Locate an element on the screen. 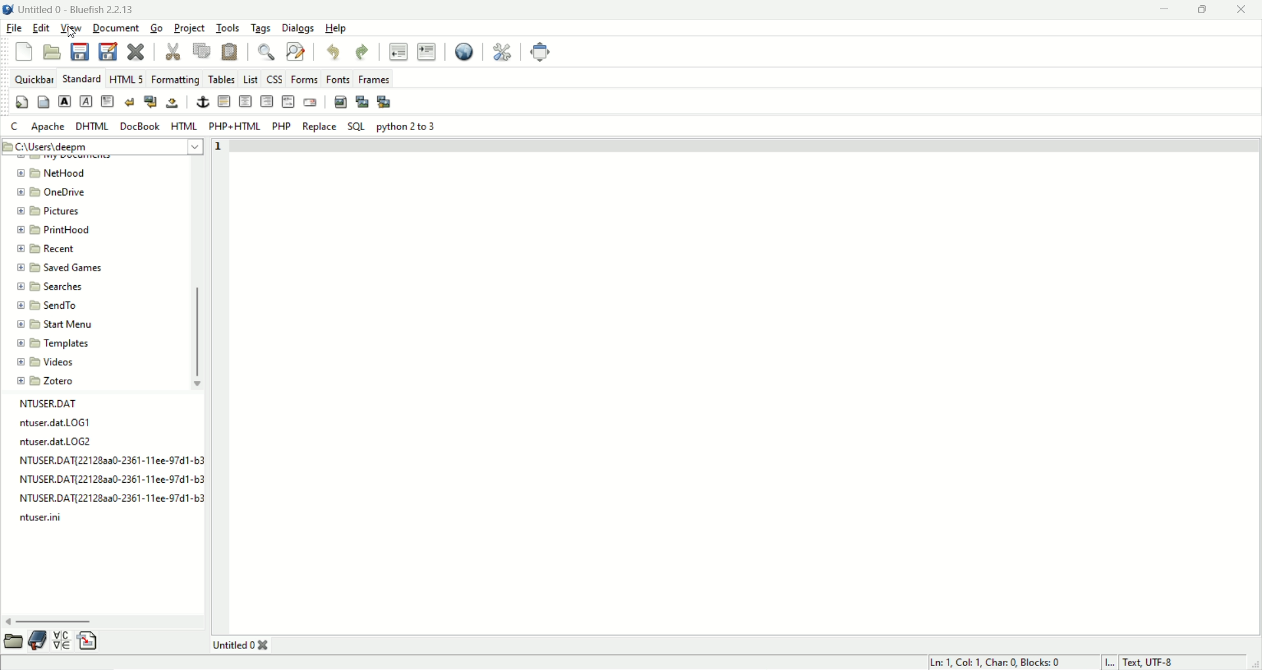  close current file is located at coordinates (139, 53).